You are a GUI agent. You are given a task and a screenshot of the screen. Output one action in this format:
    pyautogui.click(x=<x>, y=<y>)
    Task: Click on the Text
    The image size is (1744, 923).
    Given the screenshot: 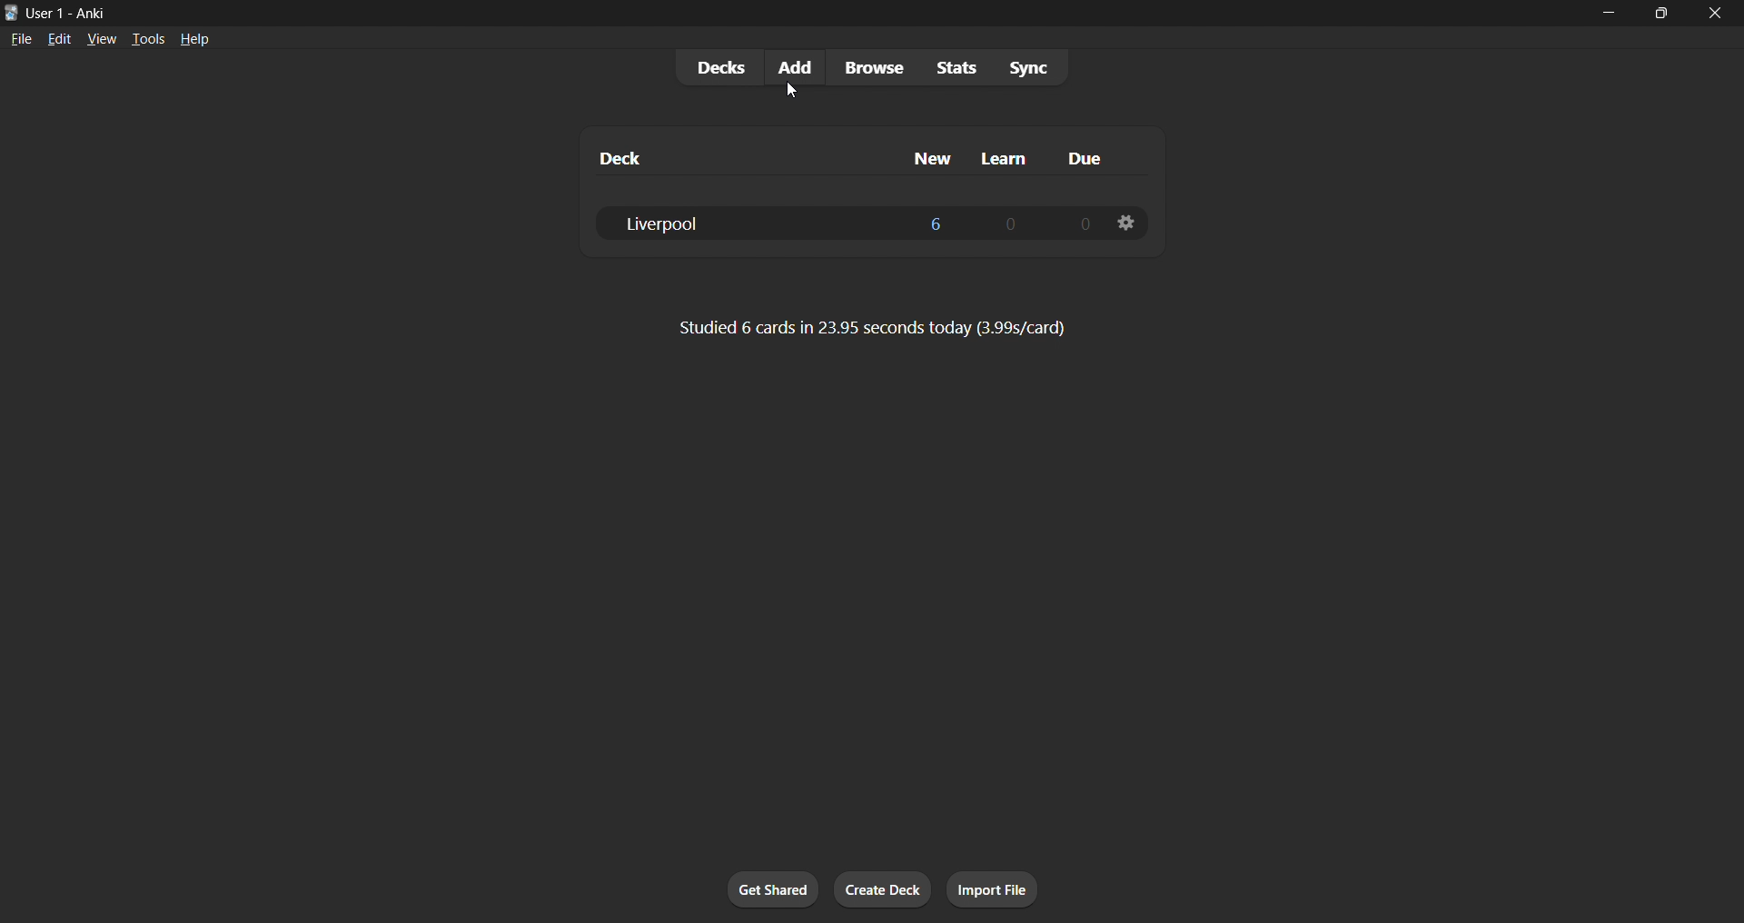 What is the action you would take?
    pyautogui.click(x=69, y=15)
    